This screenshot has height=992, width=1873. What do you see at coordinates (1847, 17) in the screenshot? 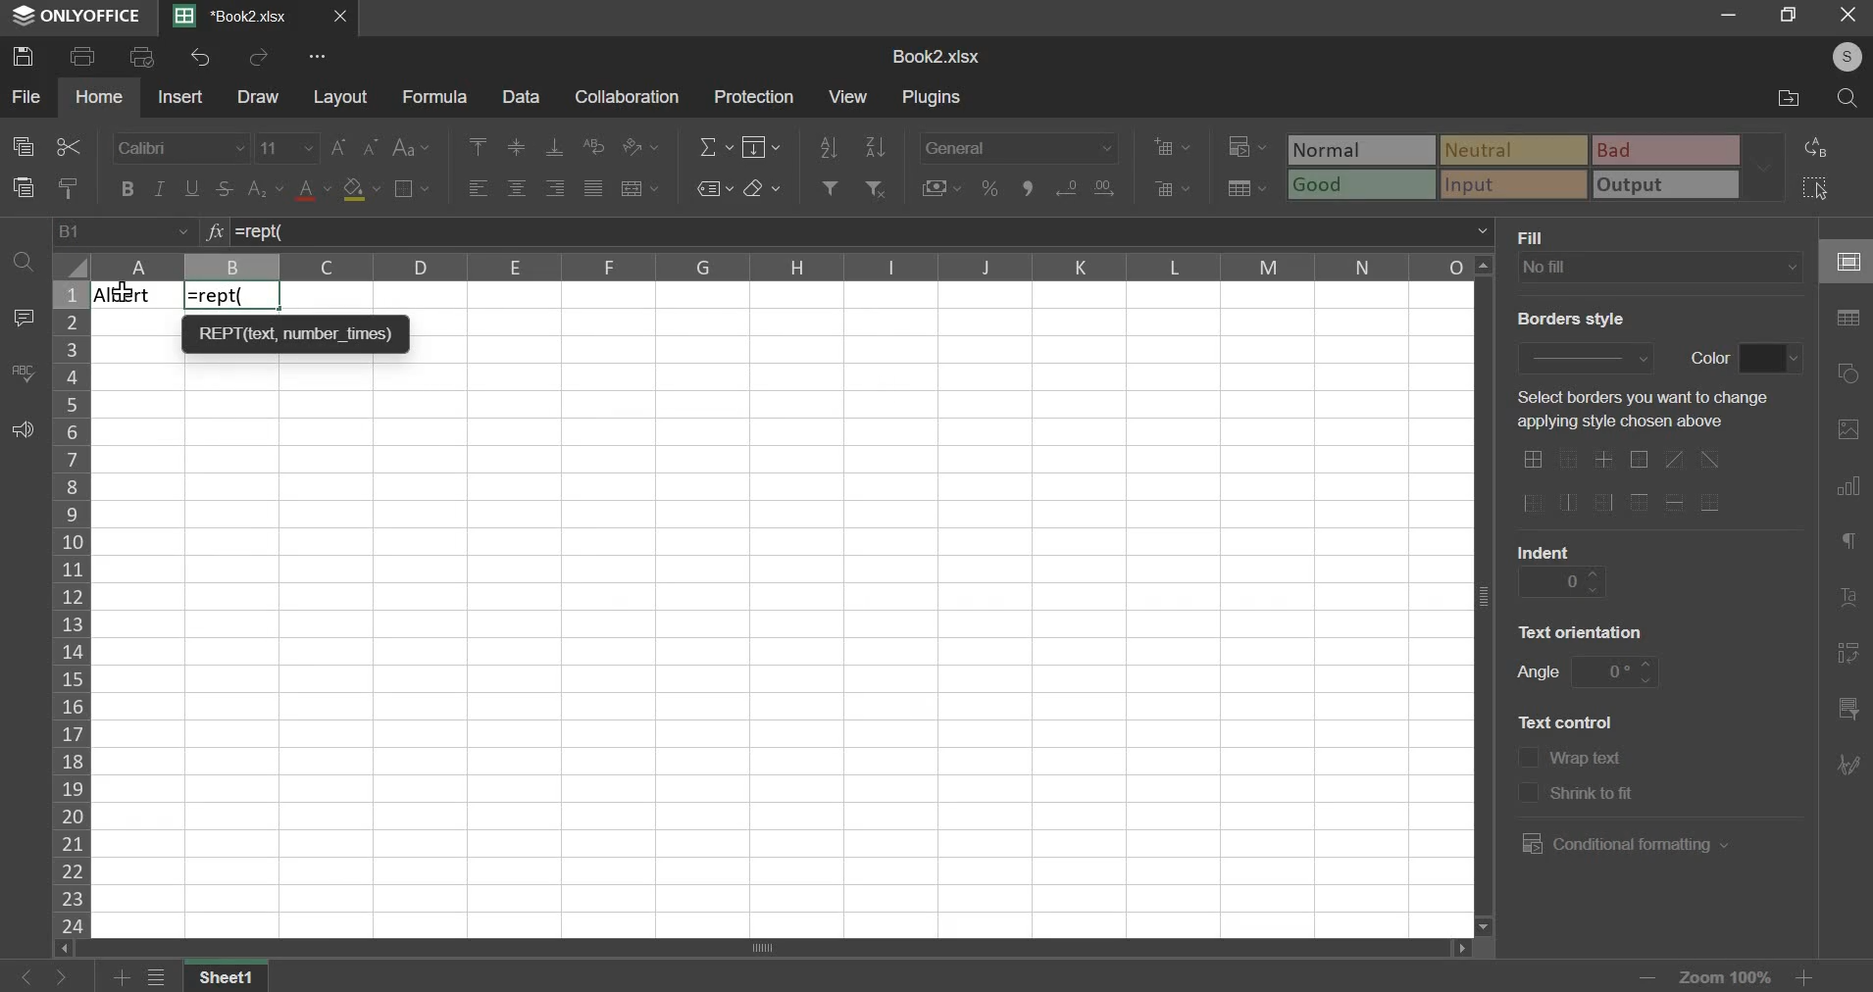
I see `close` at bounding box center [1847, 17].